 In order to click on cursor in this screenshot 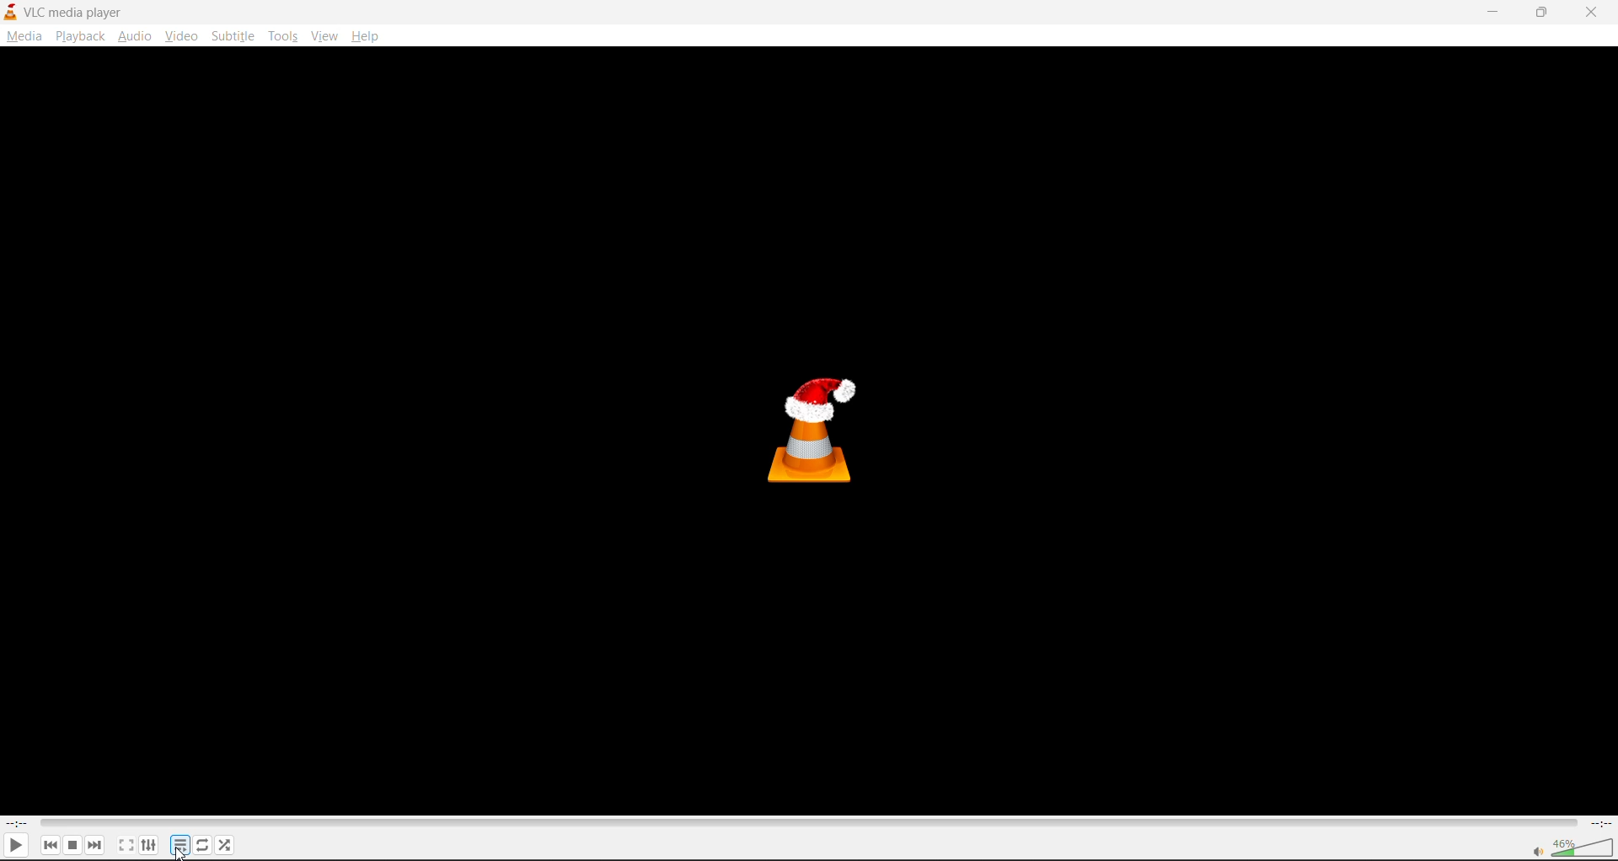, I will do `click(180, 855)`.